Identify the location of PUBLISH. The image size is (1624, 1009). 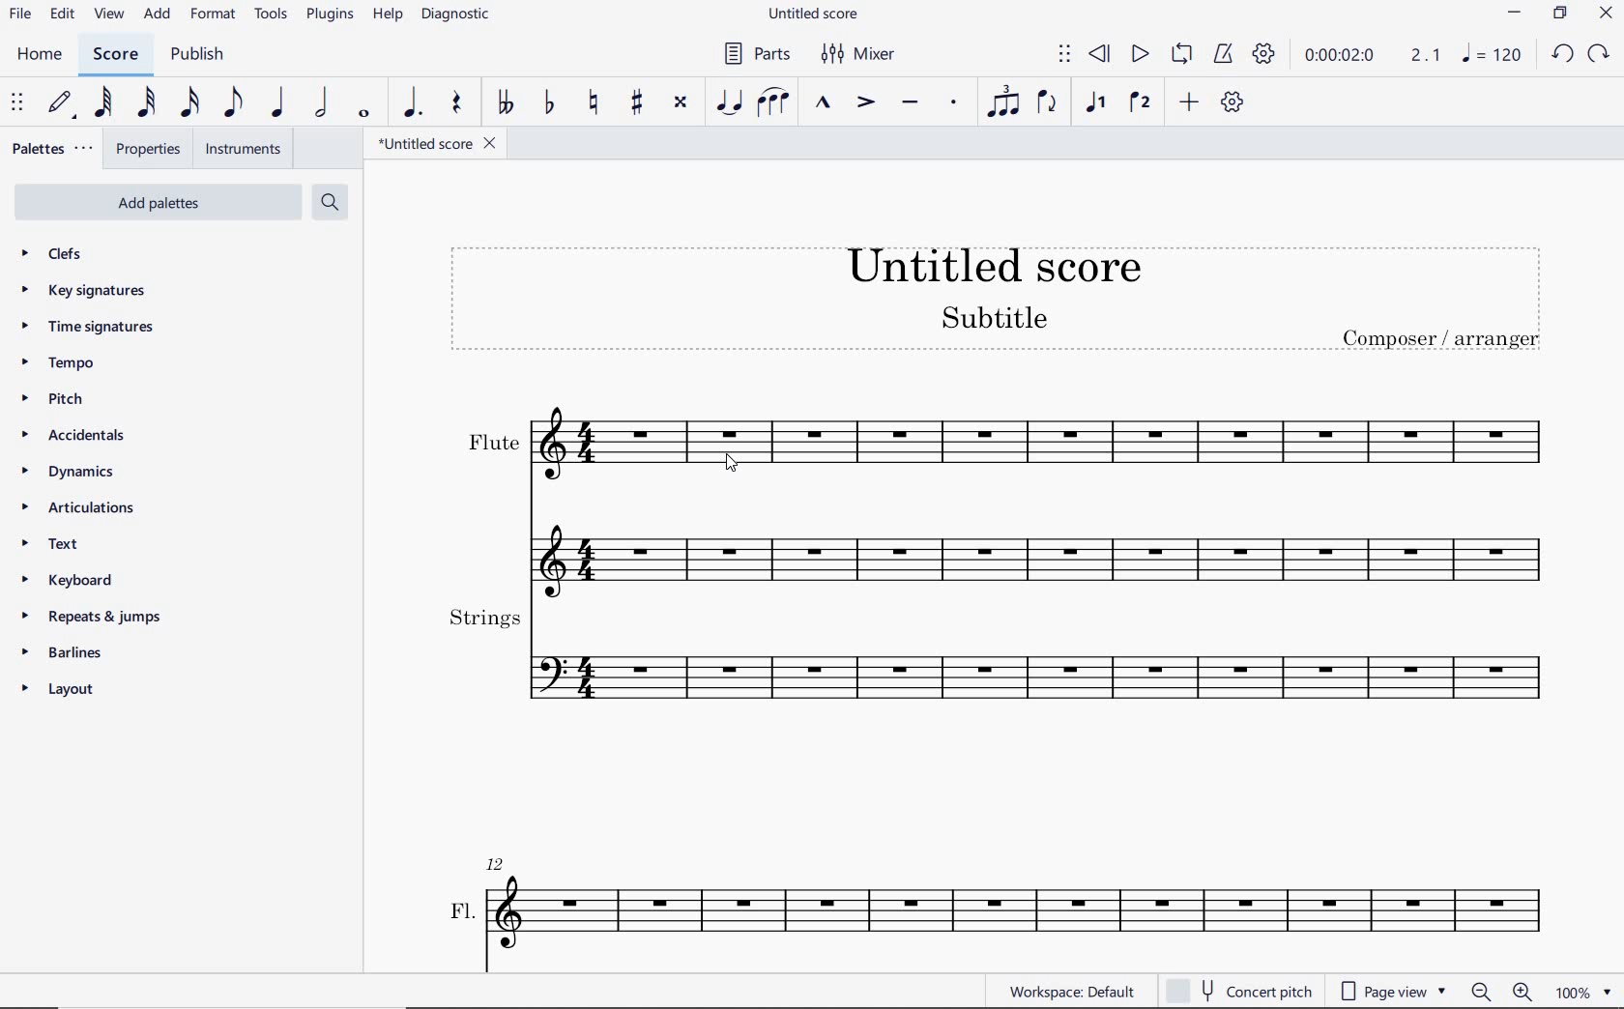
(197, 54).